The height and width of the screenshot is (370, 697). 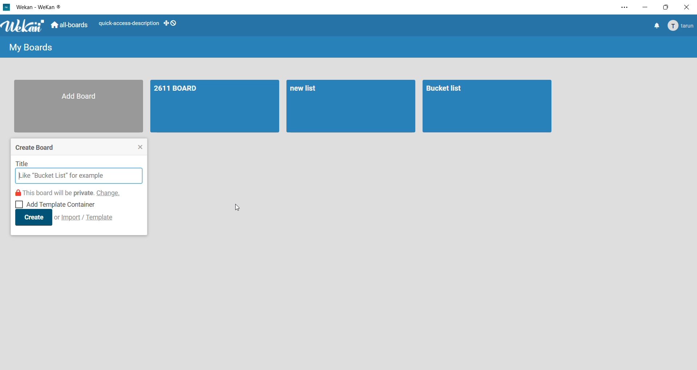 What do you see at coordinates (682, 26) in the screenshot?
I see `Account` at bounding box center [682, 26].